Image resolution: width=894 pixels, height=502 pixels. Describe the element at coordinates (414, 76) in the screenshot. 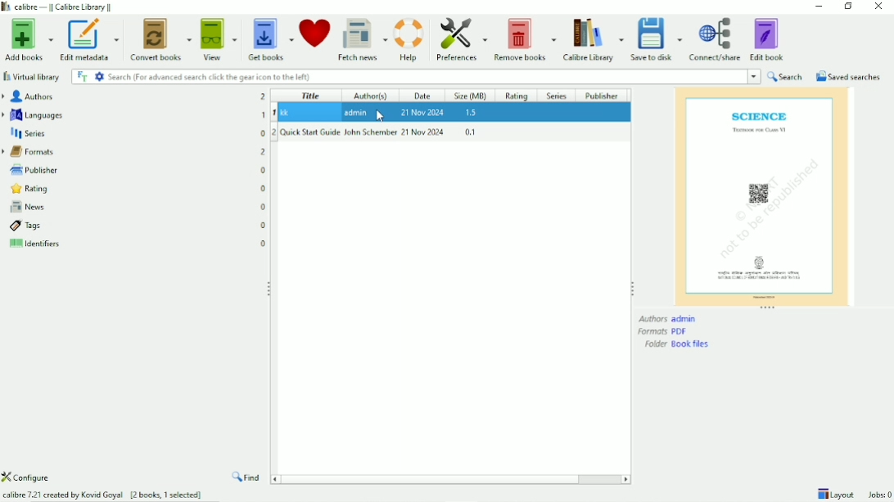

I see `Search` at that location.